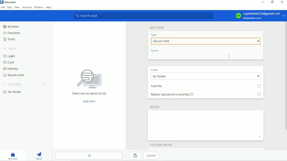 This screenshot has height=161, width=287. Describe the element at coordinates (13, 84) in the screenshot. I see `Folders` at that location.